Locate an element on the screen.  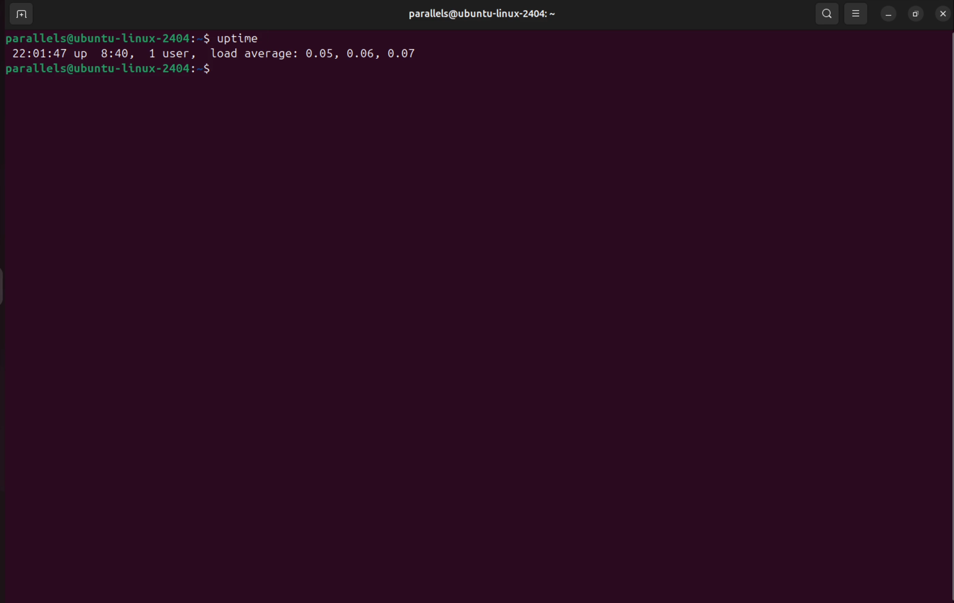
view options is located at coordinates (857, 13).